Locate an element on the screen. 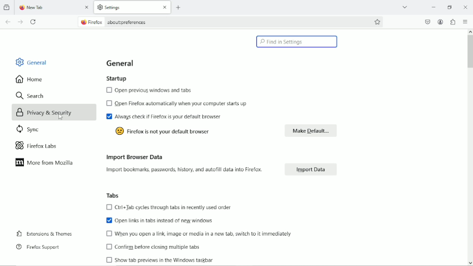 Image resolution: width=473 pixels, height=266 pixels. startup is located at coordinates (117, 78).